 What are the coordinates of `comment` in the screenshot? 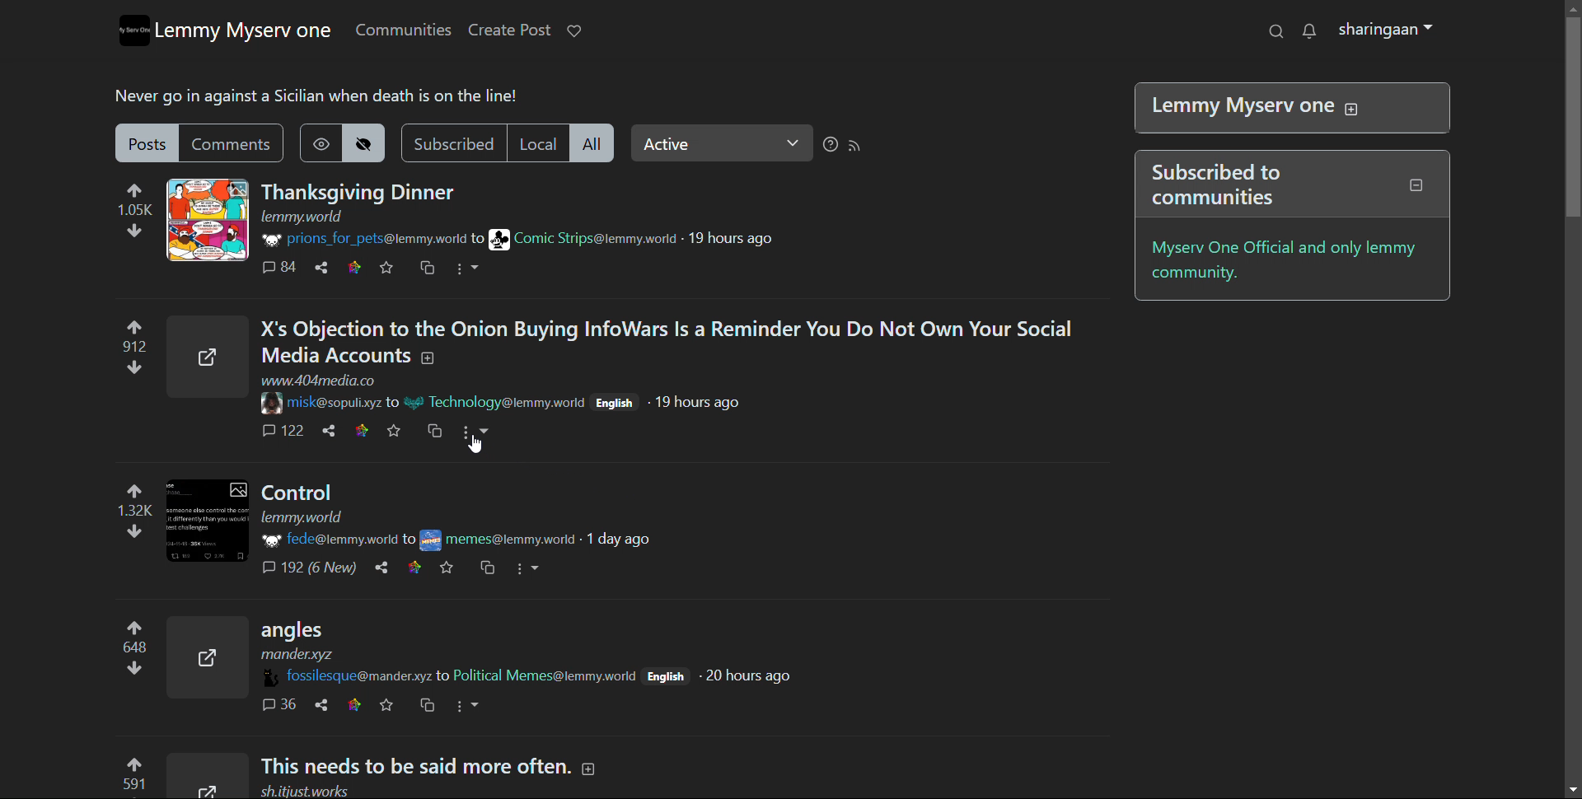 It's located at (277, 268).